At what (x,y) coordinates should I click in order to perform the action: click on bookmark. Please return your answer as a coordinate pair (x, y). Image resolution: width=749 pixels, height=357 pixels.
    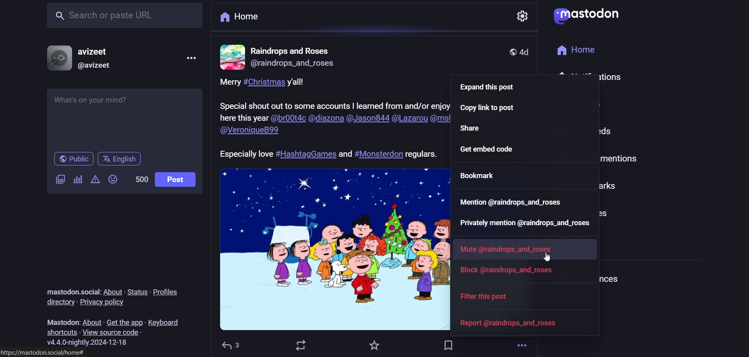
    Looking at the image, I should click on (449, 343).